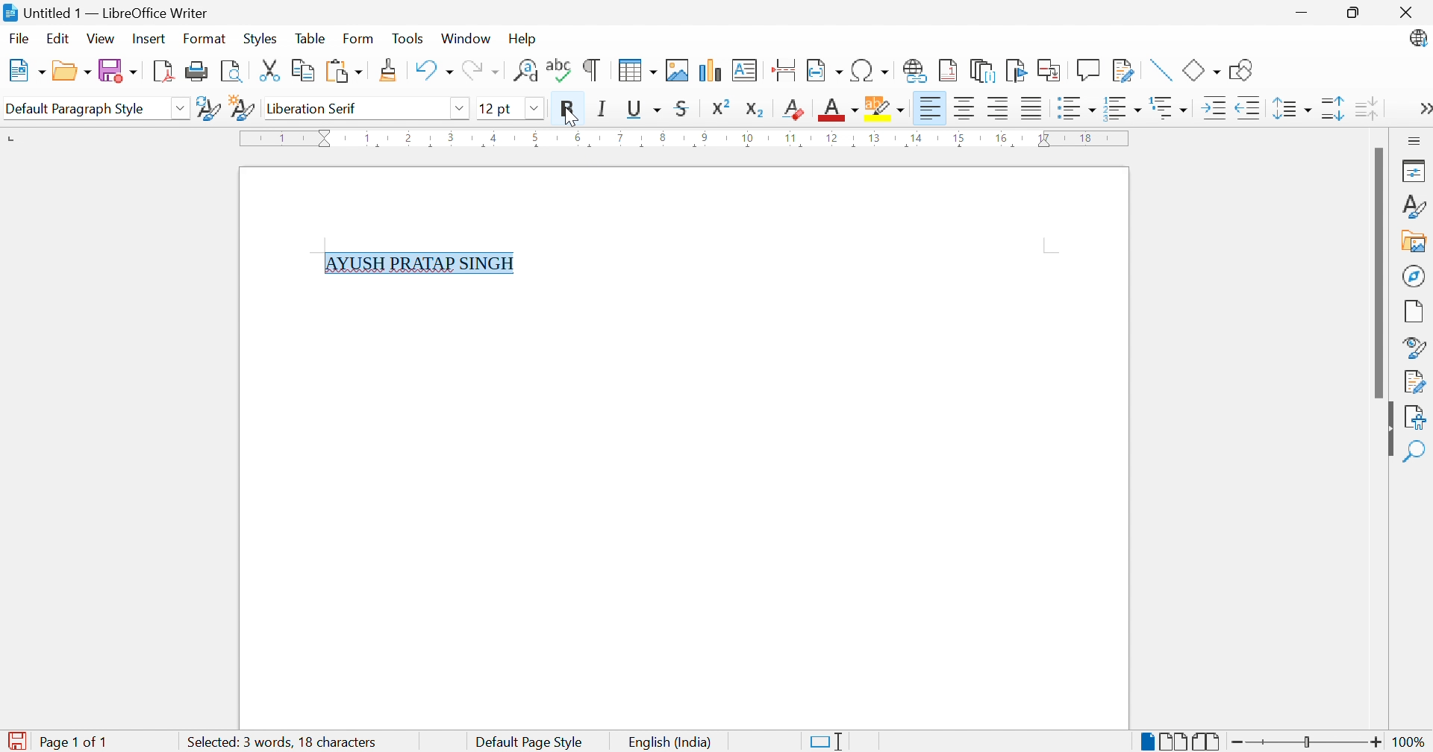  What do you see at coordinates (1121, 70) in the screenshot?
I see `Show Track Changes Functions` at bounding box center [1121, 70].